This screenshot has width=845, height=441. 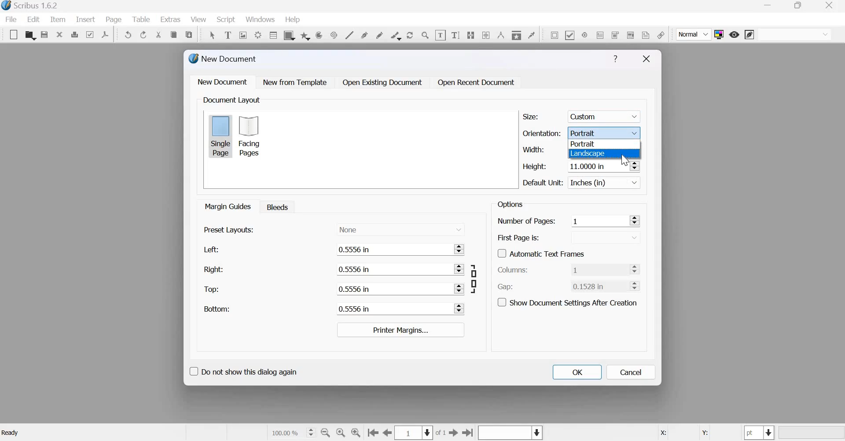 I want to click on freehand line, so click(x=379, y=34).